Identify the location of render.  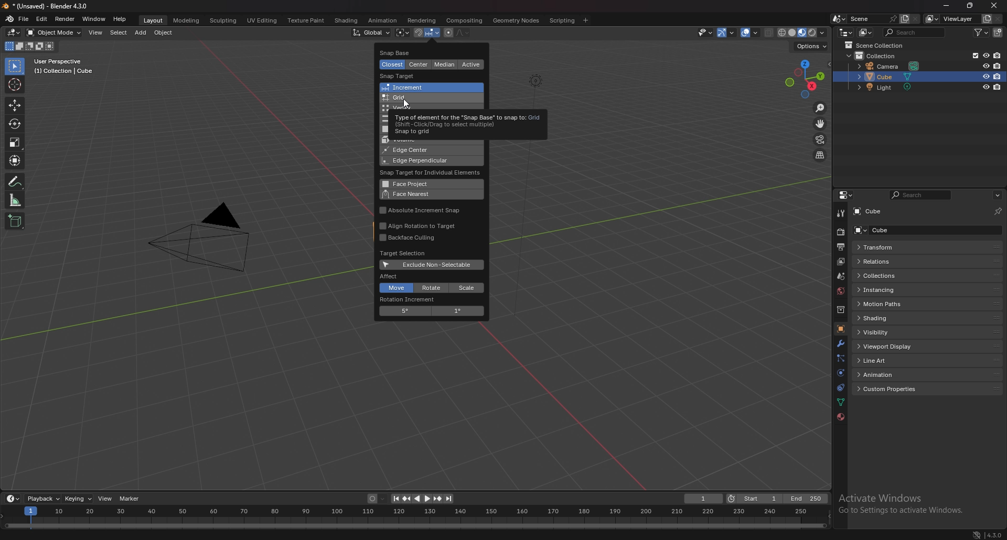
(65, 19).